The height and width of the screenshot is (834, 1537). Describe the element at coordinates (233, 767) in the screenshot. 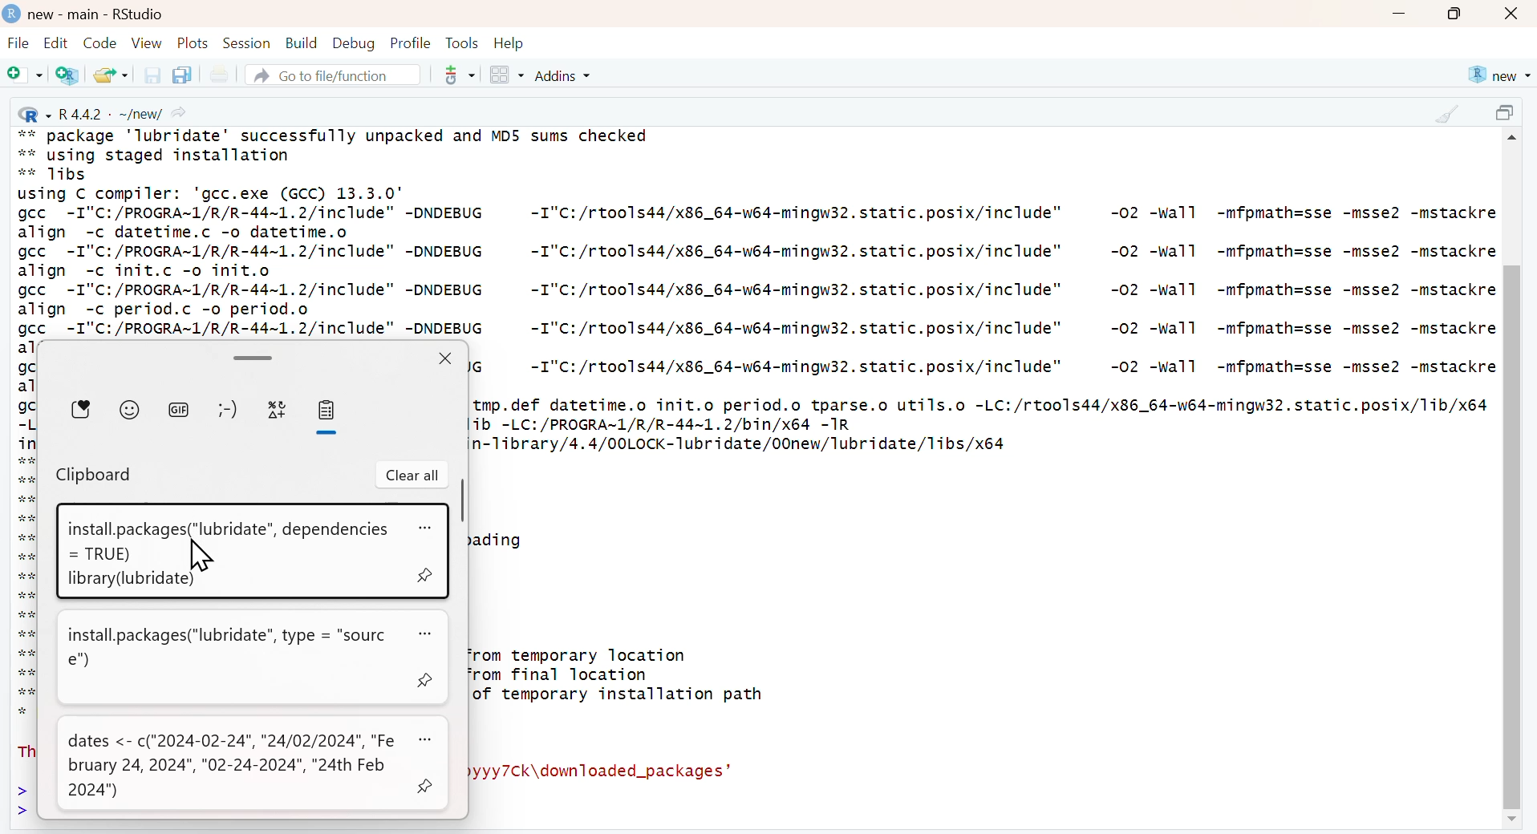

I see `dates <- ¢("2024-02-24", "24/02/2024", "Fe
bruary 24, 2024", "02-24-2024", "24th Feb
2024")` at that location.